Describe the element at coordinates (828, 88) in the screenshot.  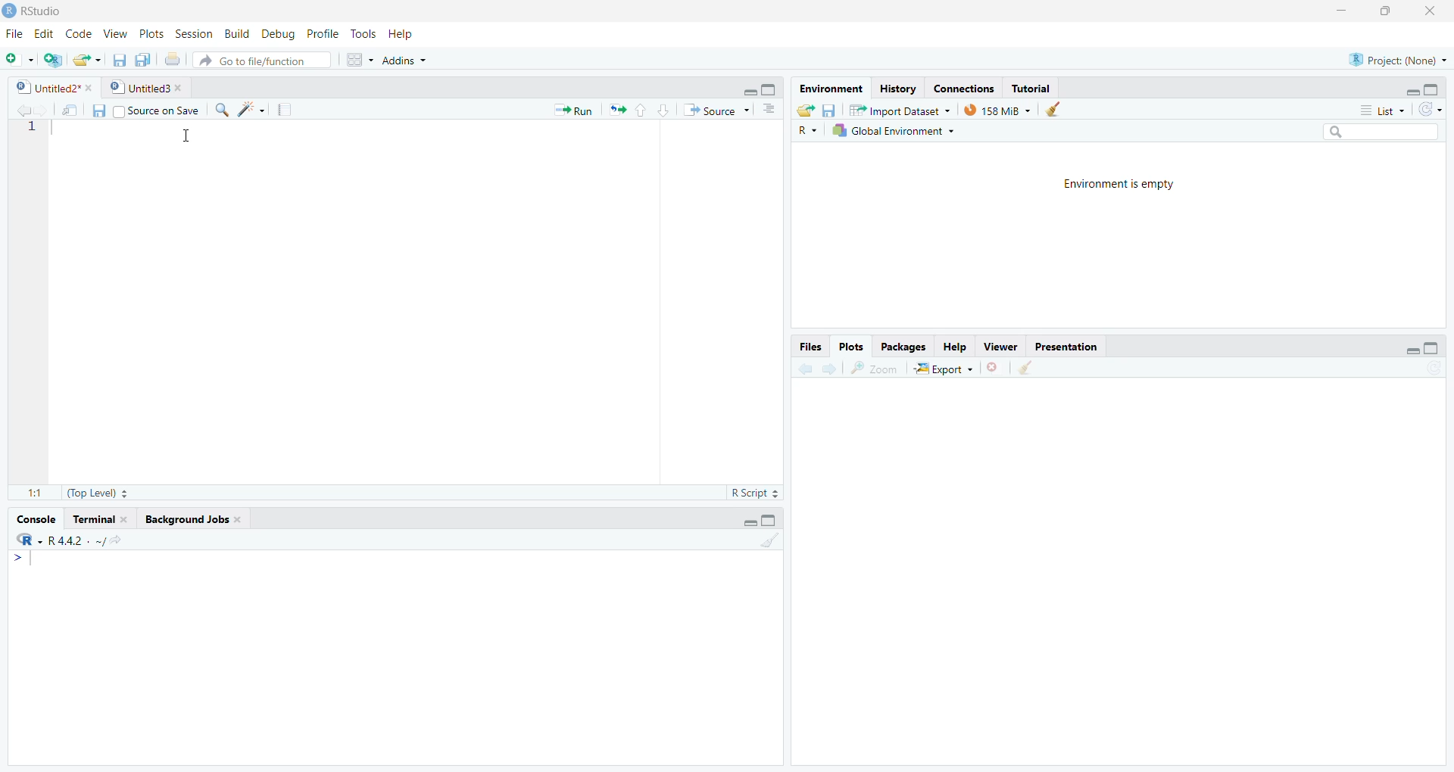
I see `Environment` at that location.